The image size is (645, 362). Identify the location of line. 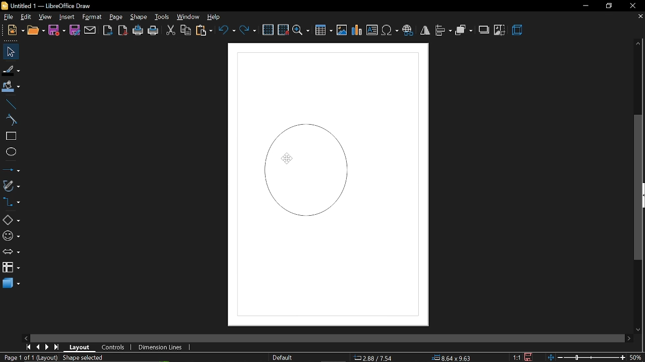
(12, 103).